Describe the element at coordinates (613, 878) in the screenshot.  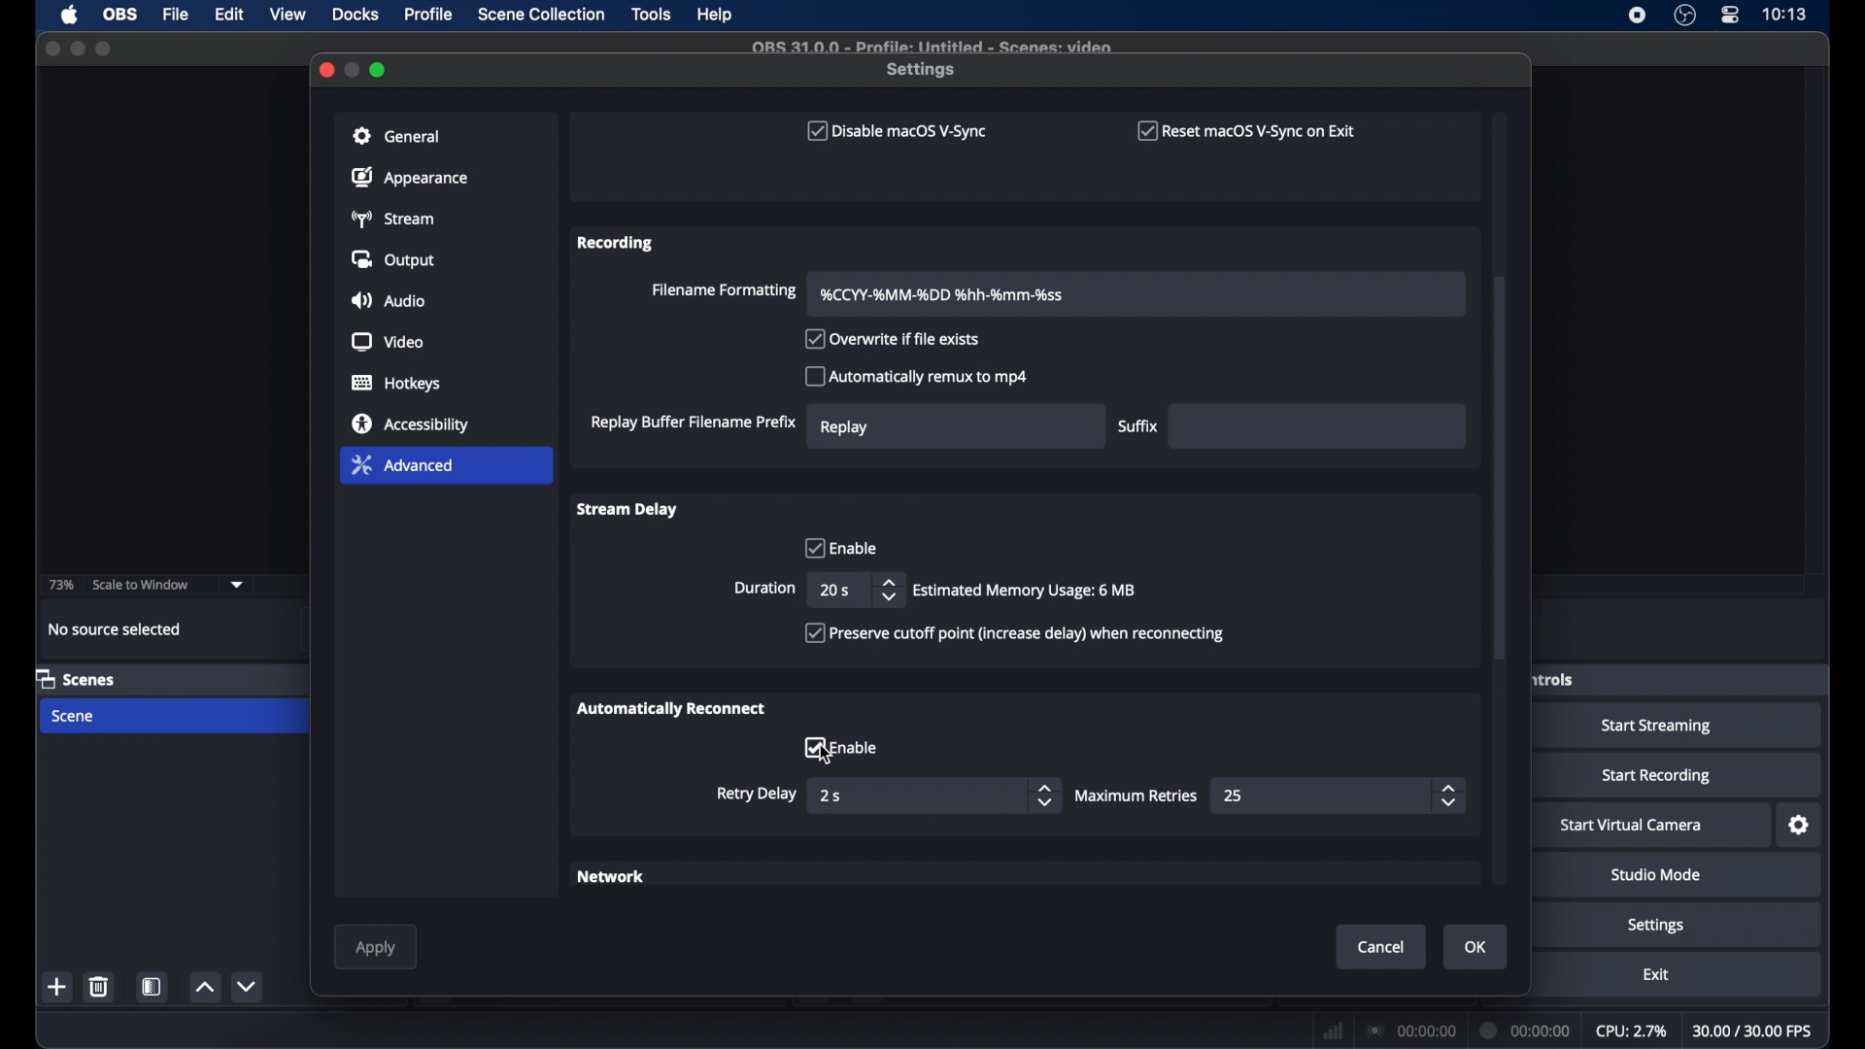
I see `network` at that location.